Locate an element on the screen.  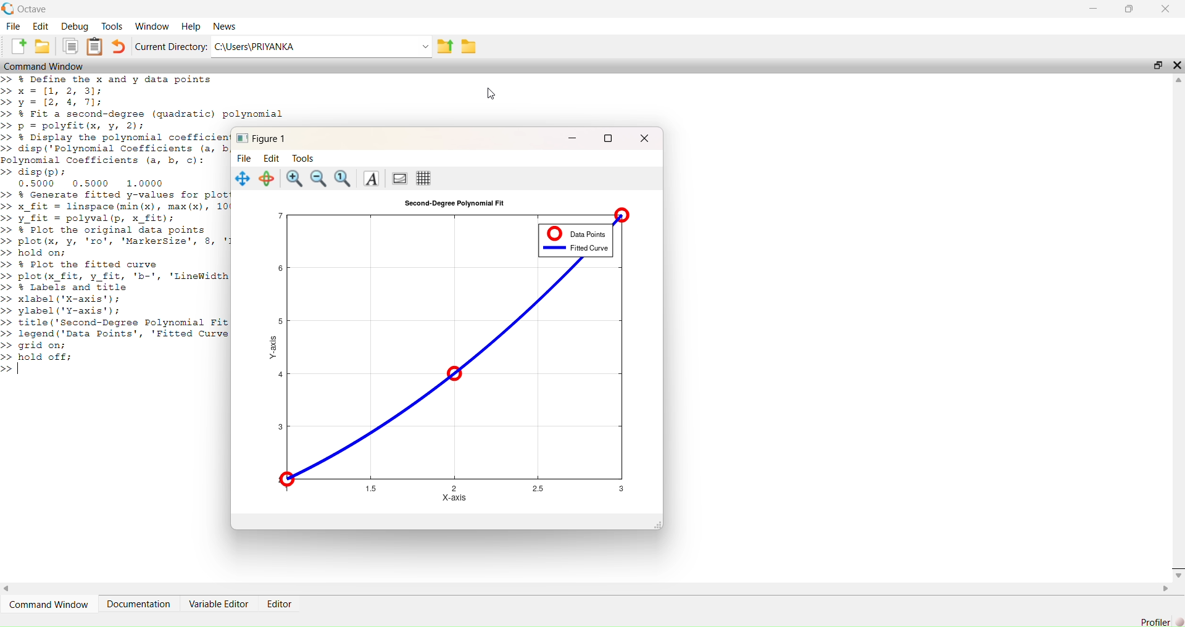
‘Second-Degree Polynomial Fit is located at coordinates (456, 204).